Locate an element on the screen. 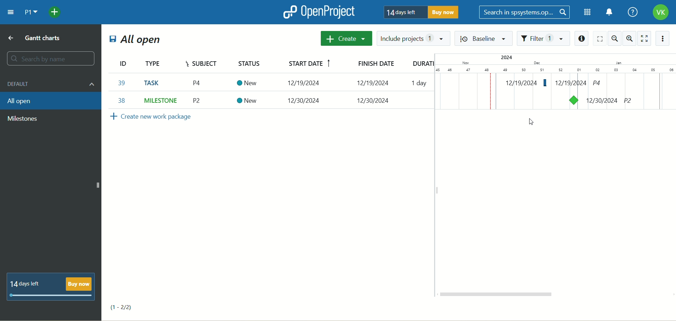 The image size is (676, 321). add is located at coordinates (56, 13).